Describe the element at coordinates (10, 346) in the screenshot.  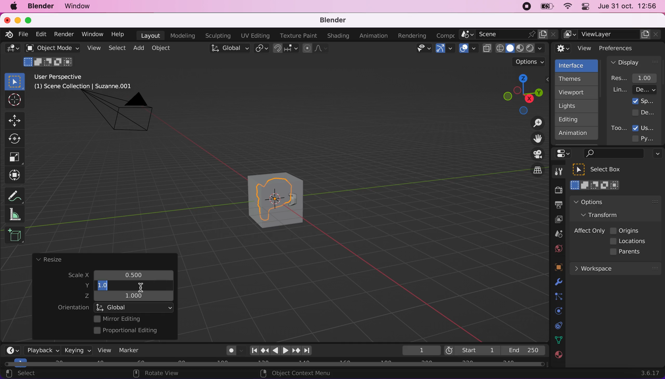
I see `editor type` at that location.